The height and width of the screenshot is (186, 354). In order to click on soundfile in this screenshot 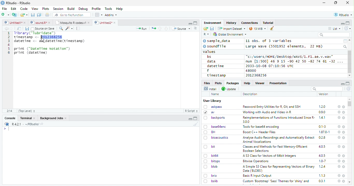, I will do `click(215, 46)`.